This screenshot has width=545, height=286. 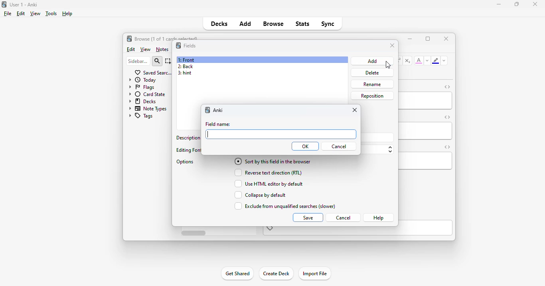 What do you see at coordinates (141, 87) in the screenshot?
I see `flags` at bounding box center [141, 87].